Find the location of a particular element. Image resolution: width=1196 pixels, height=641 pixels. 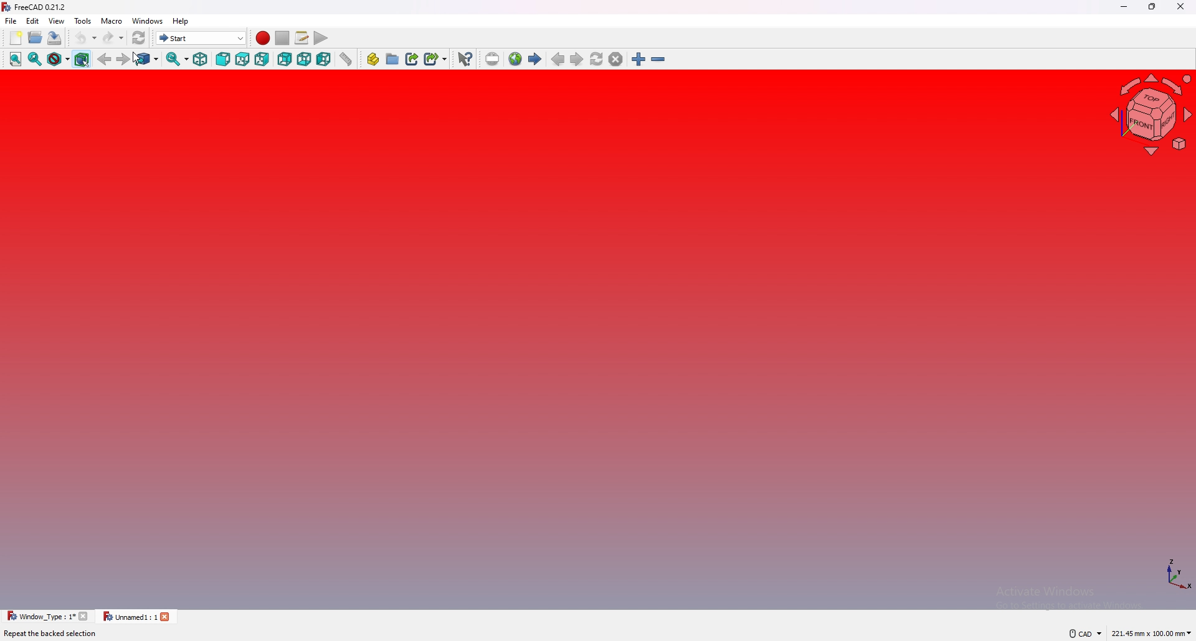

help is located at coordinates (181, 21).